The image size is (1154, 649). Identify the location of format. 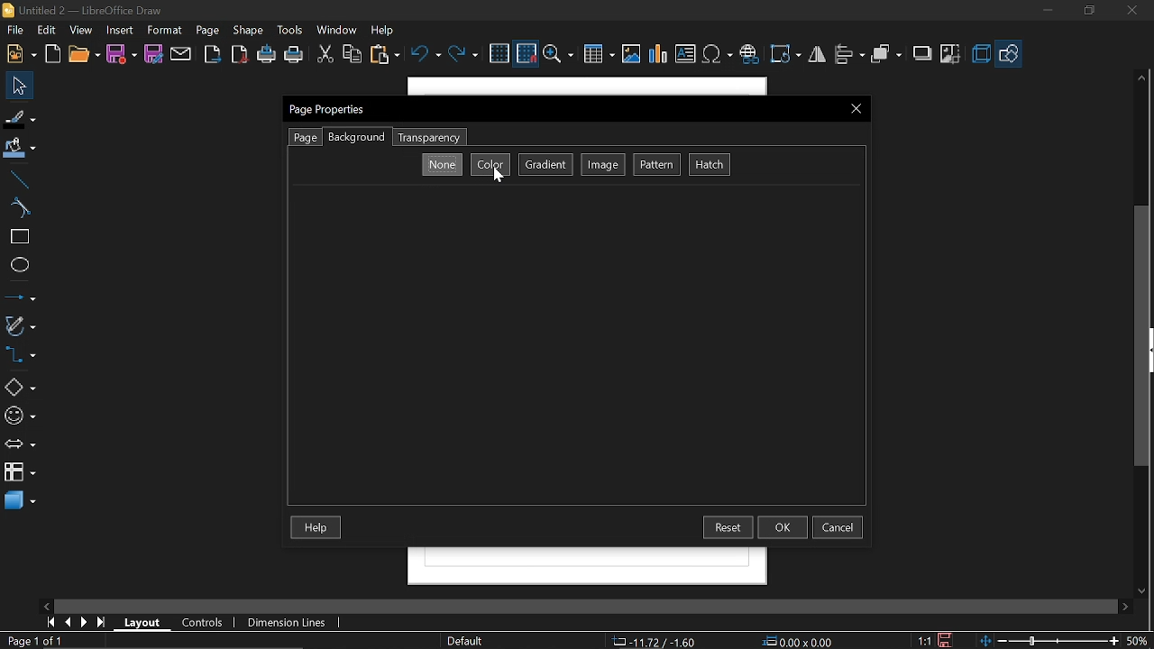
(166, 31).